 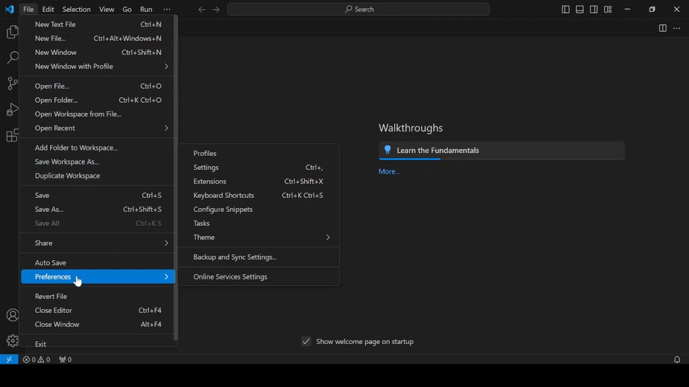 What do you see at coordinates (263, 237) in the screenshot?
I see `theme menu` at bounding box center [263, 237].